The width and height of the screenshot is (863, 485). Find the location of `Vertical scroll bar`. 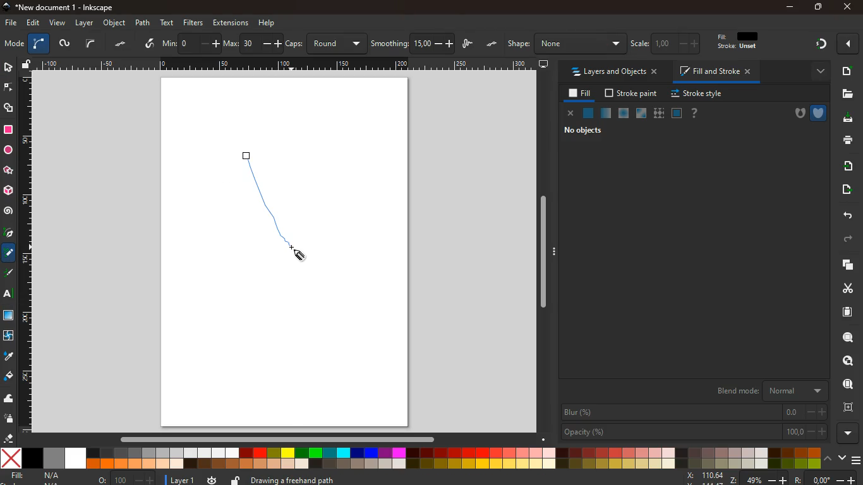

Vertical scroll bar is located at coordinates (540, 252).